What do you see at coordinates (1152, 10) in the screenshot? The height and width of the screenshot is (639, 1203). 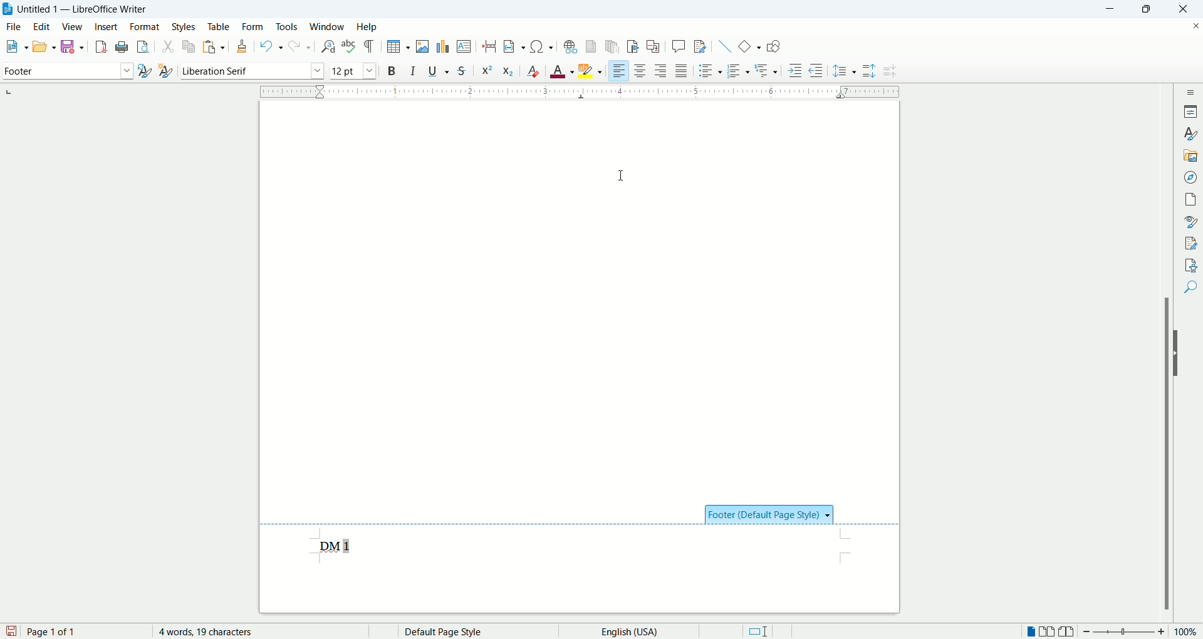 I see `maximize` at bounding box center [1152, 10].